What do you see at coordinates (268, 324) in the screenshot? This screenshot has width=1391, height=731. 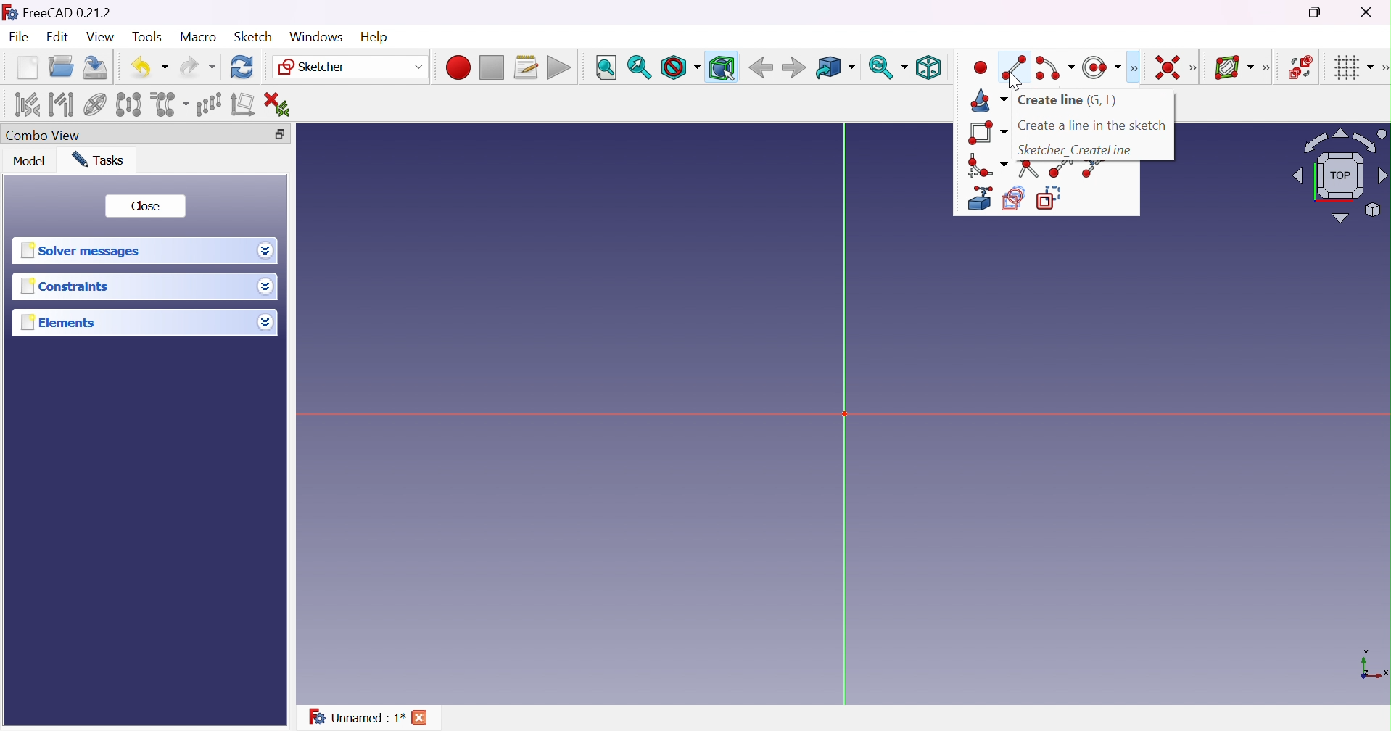 I see `Drop down` at bounding box center [268, 324].